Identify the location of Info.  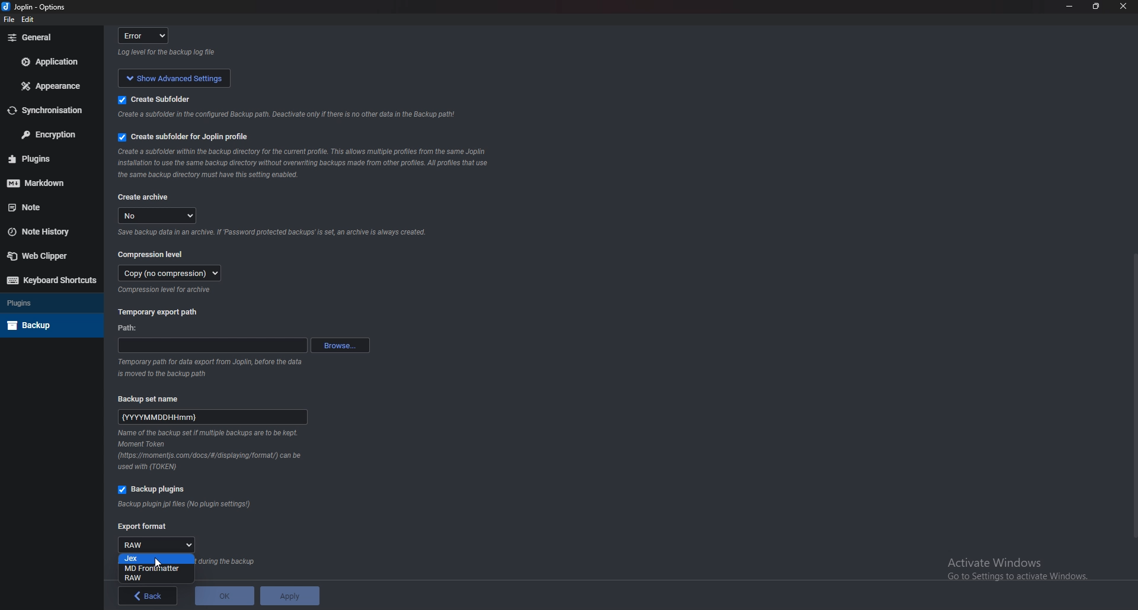
(212, 451).